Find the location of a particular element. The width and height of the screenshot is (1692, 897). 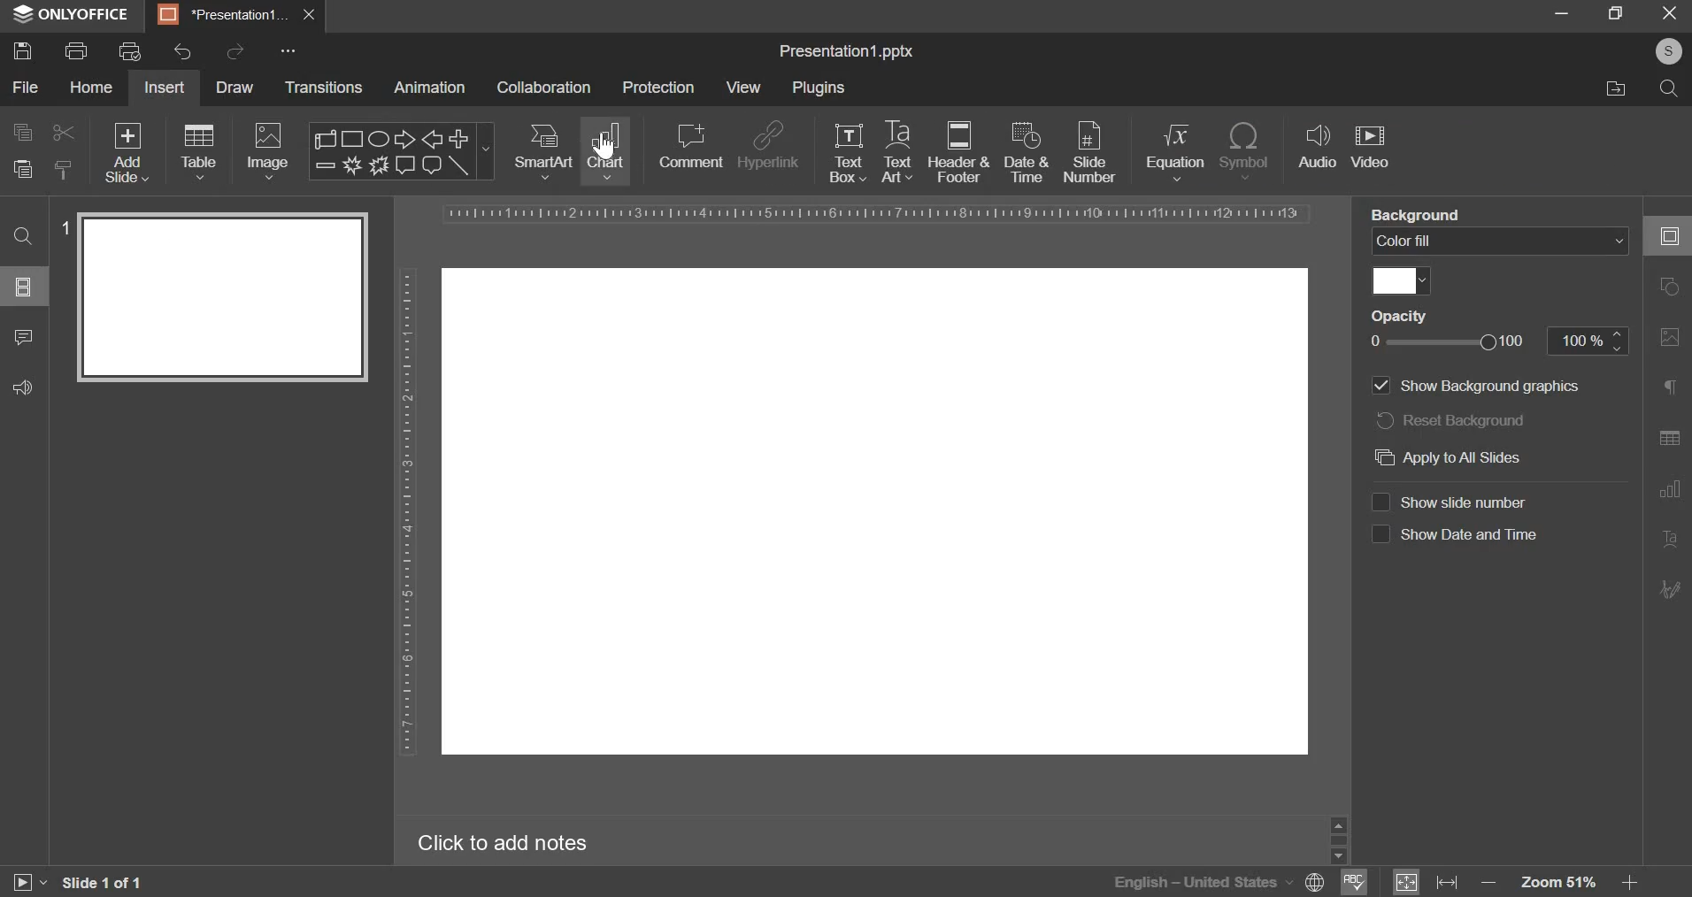

table settings is located at coordinates (1666, 441).